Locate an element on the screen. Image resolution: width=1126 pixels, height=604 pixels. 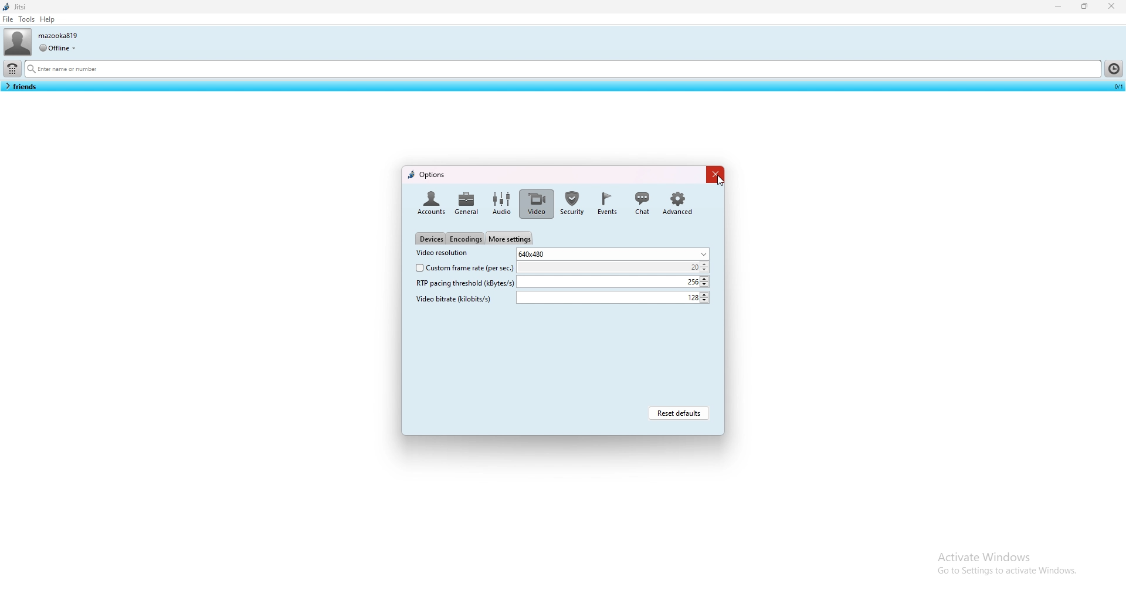
close is located at coordinates (1111, 6).